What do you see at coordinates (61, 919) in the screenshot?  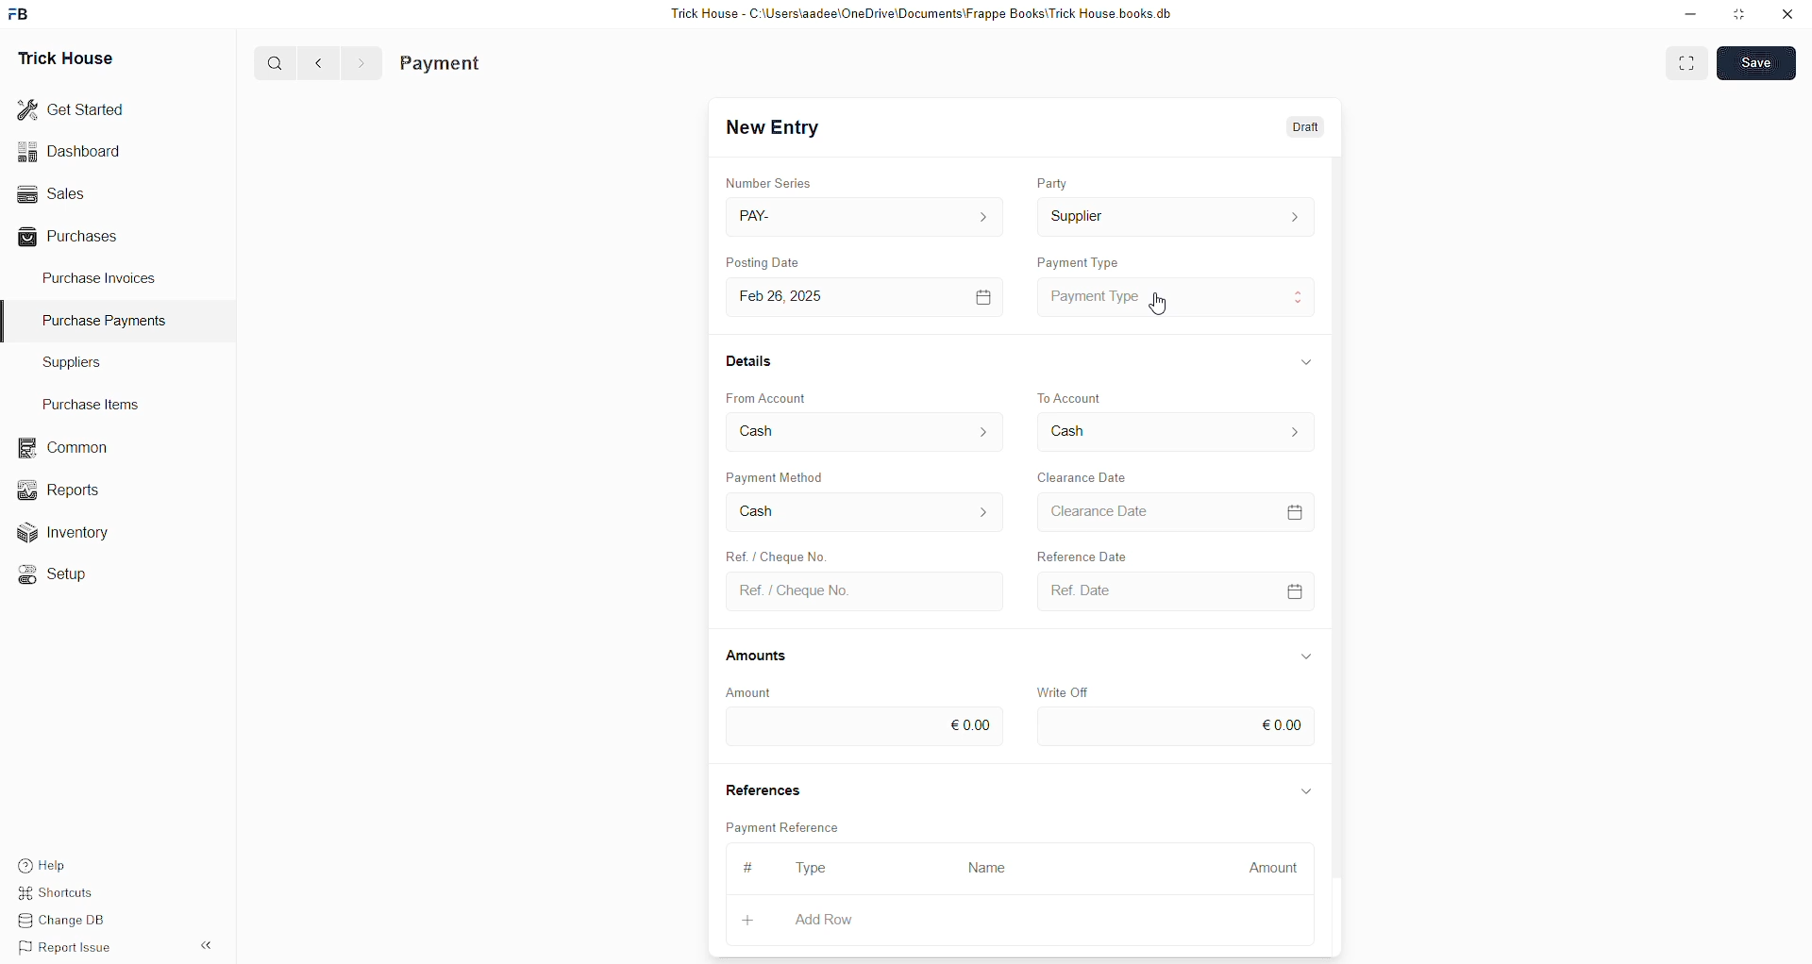 I see `Change DB` at bounding box center [61, 919].